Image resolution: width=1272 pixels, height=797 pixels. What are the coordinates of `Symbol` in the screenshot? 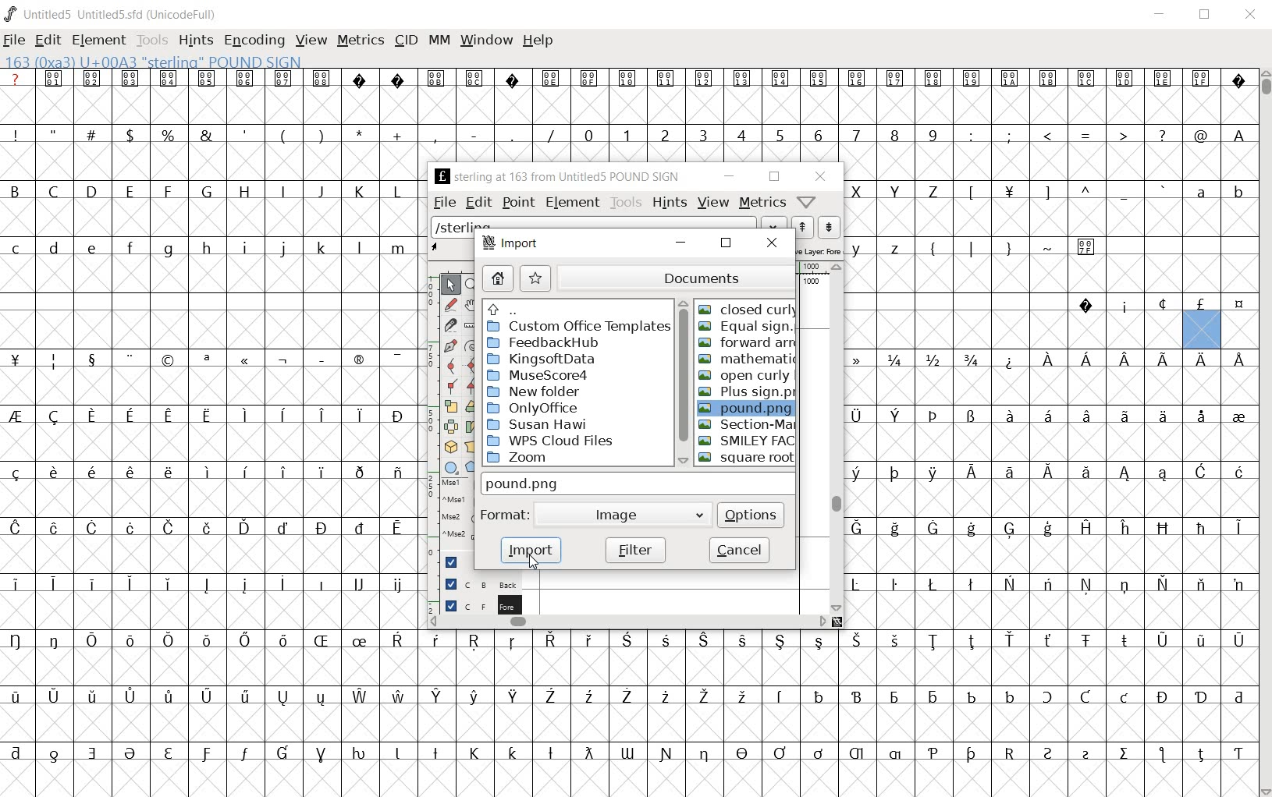 It's located at (397, 415).